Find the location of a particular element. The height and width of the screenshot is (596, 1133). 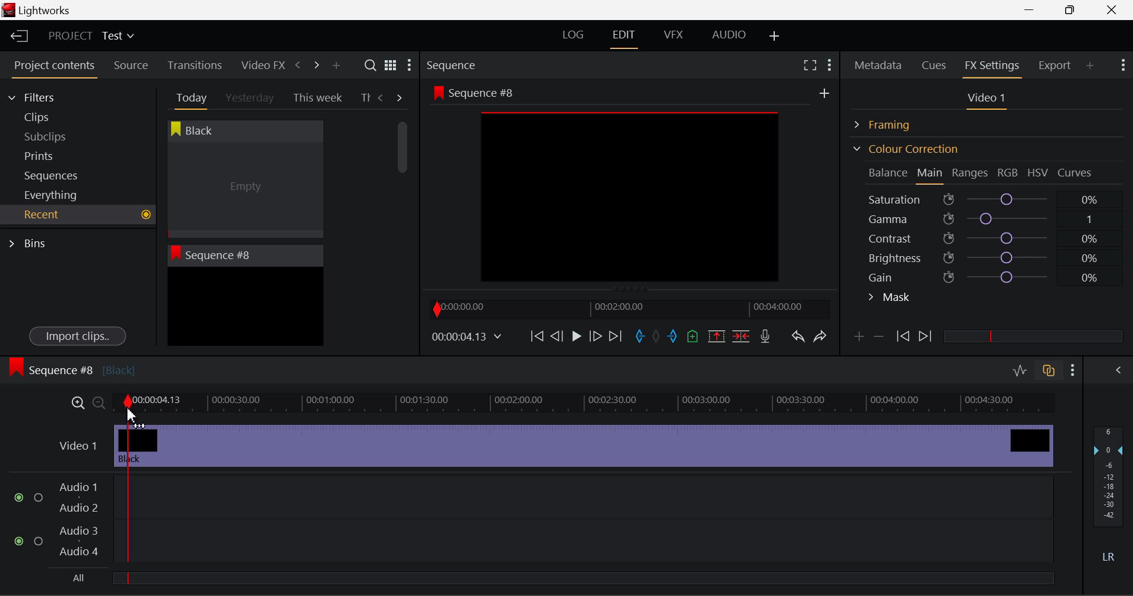

Import clips is located at coordinates (77, 337).